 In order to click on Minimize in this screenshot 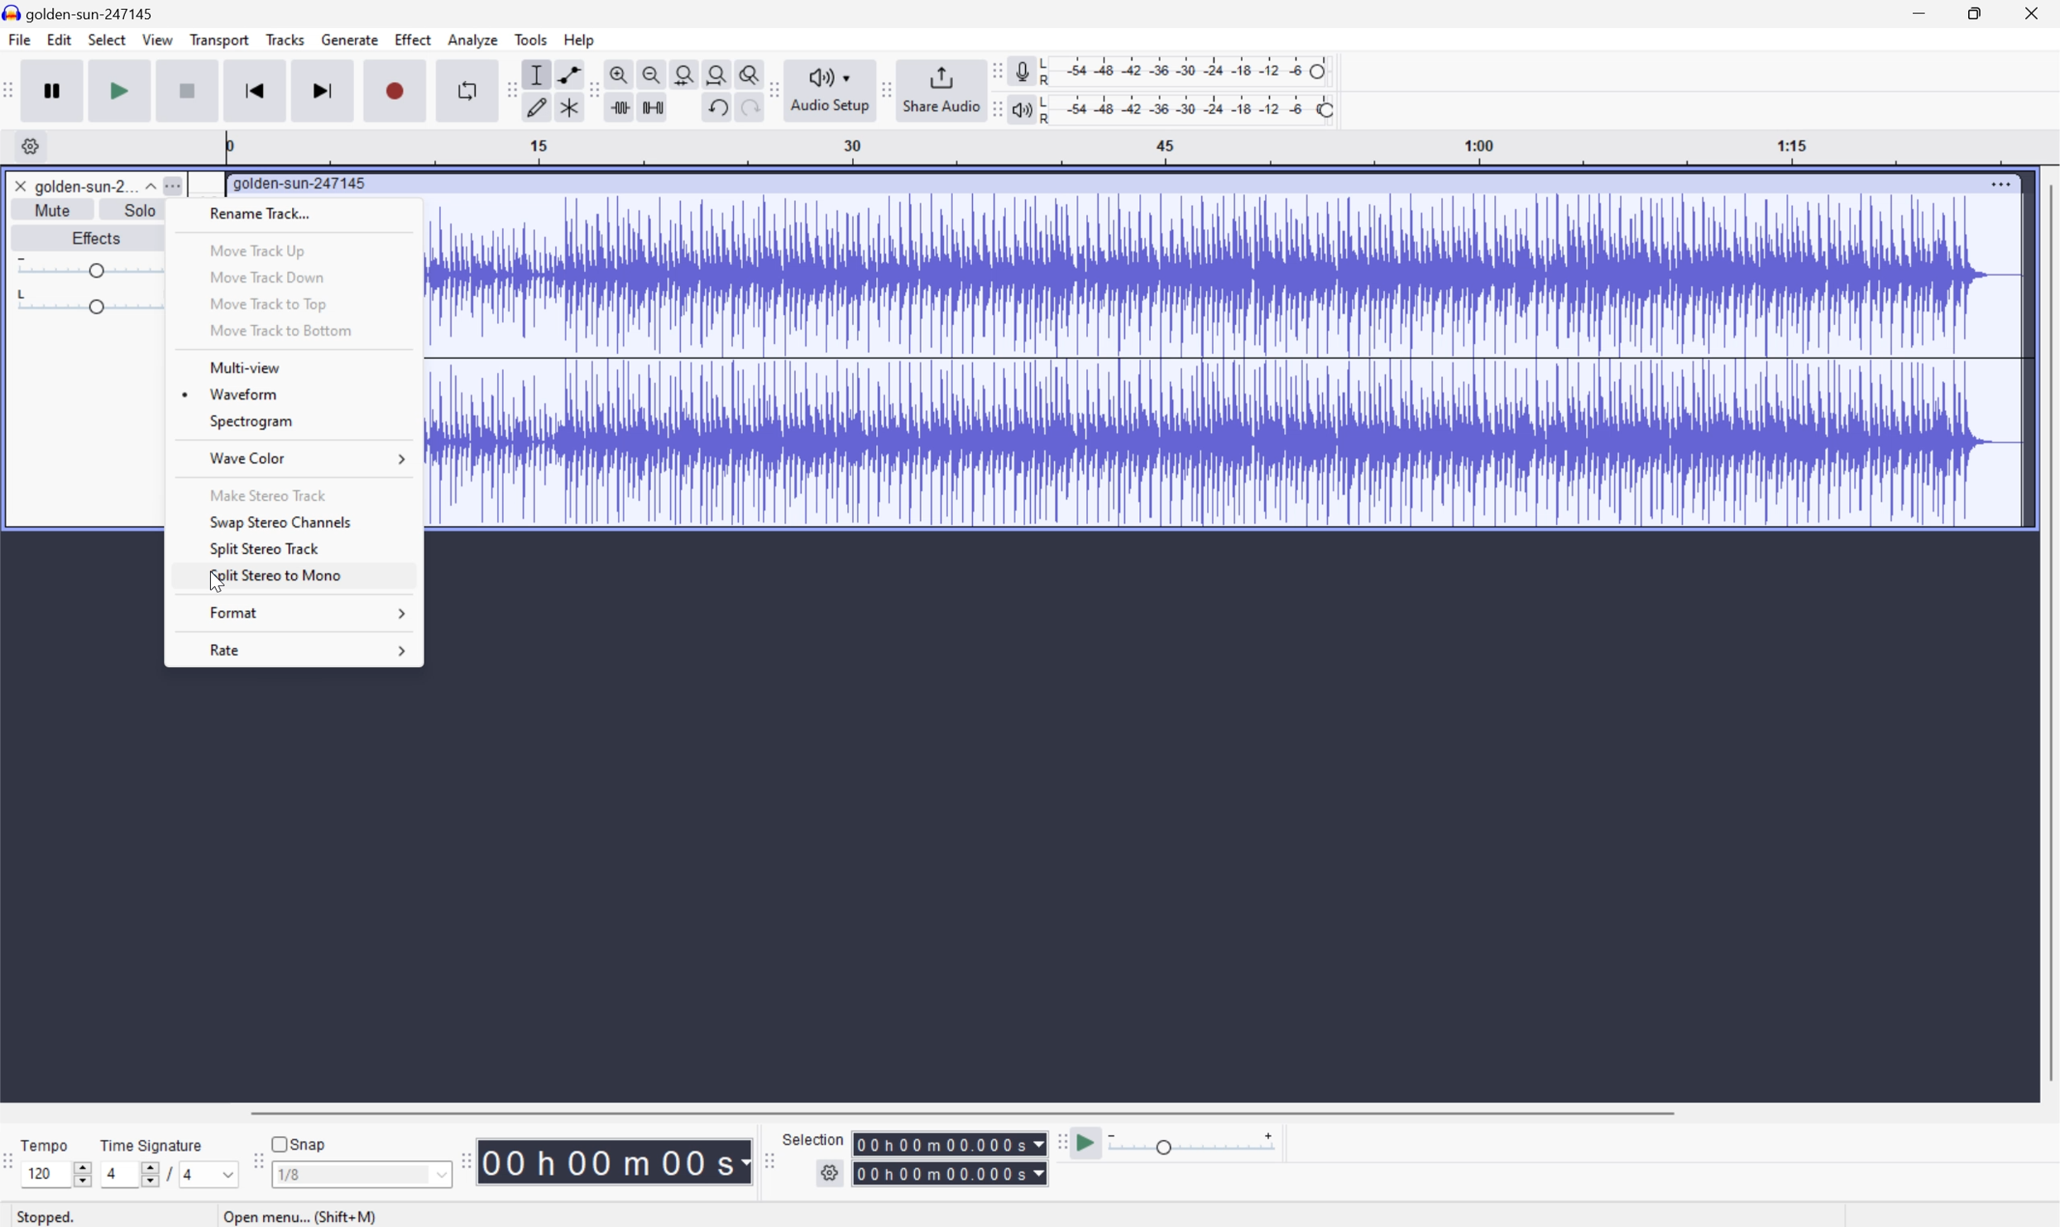, I will do `click(1920, 14)`.